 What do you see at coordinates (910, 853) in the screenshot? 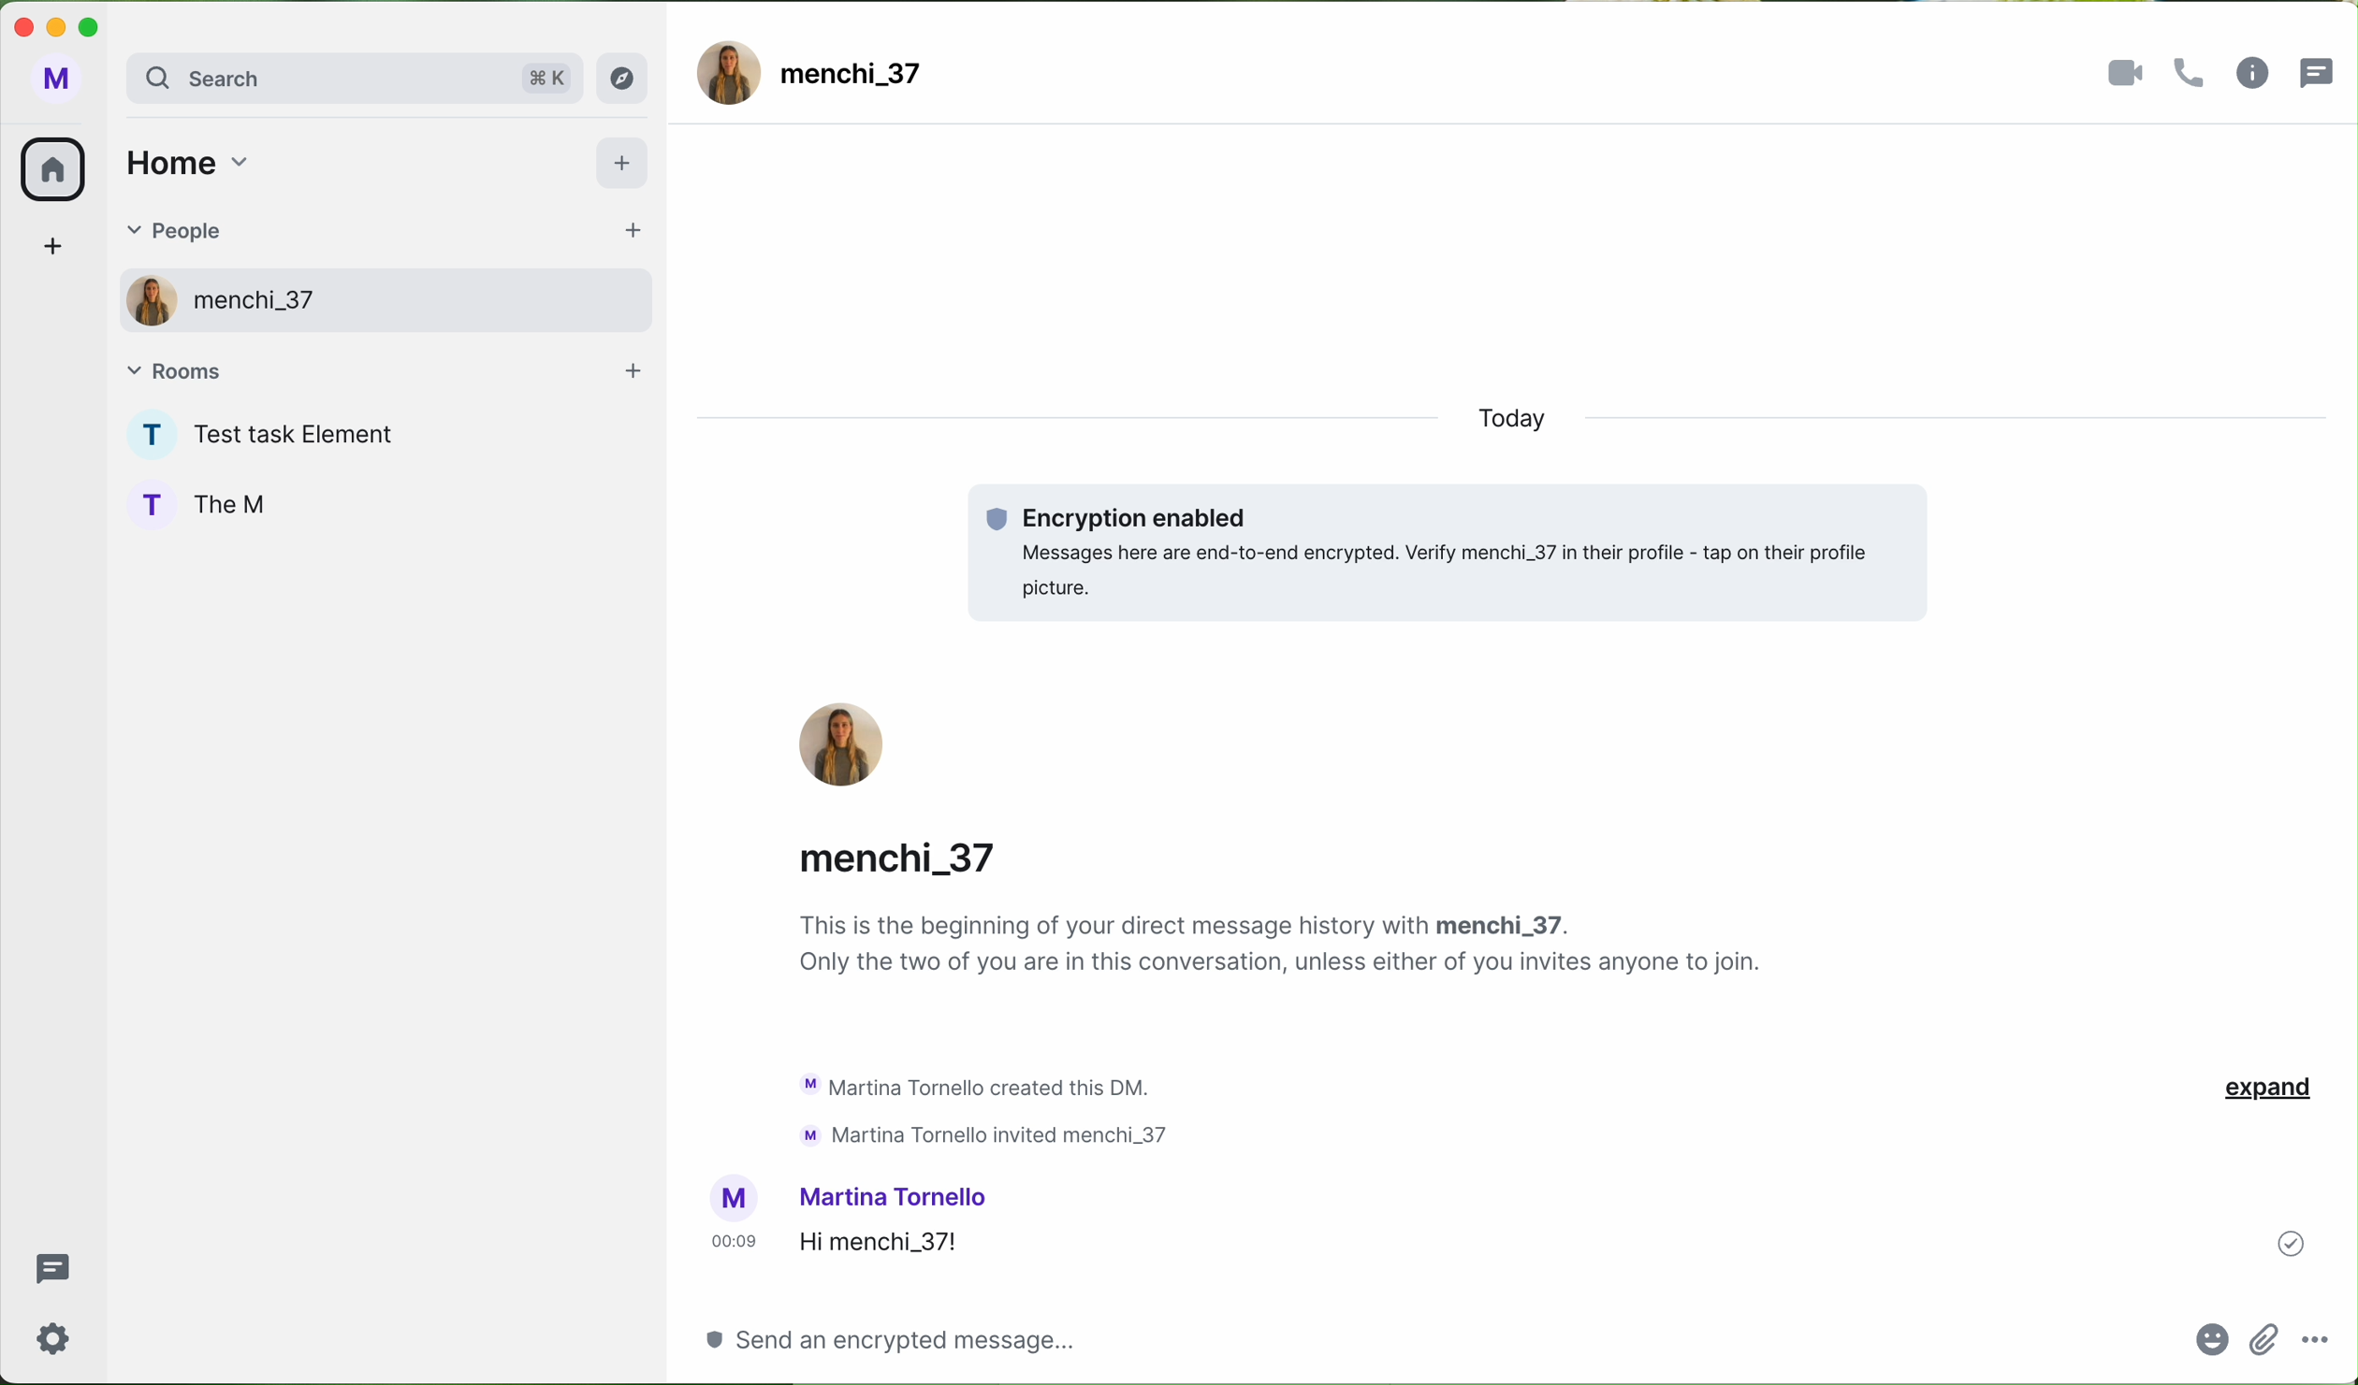
I see `username` at bounding box center [910, 853].